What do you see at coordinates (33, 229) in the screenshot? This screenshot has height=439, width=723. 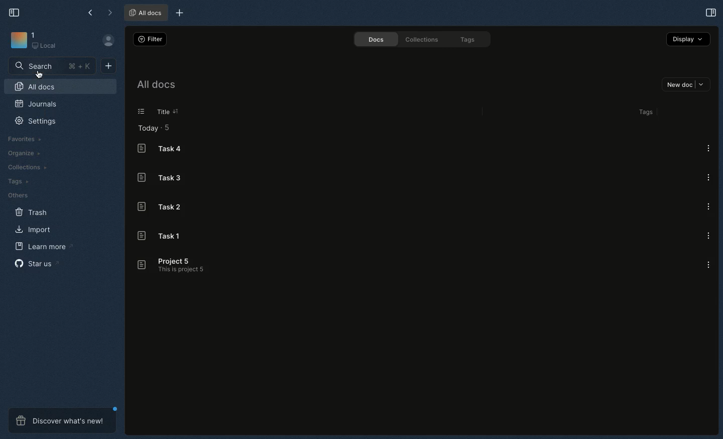 I see `Import` at bounding box center [33, 229].